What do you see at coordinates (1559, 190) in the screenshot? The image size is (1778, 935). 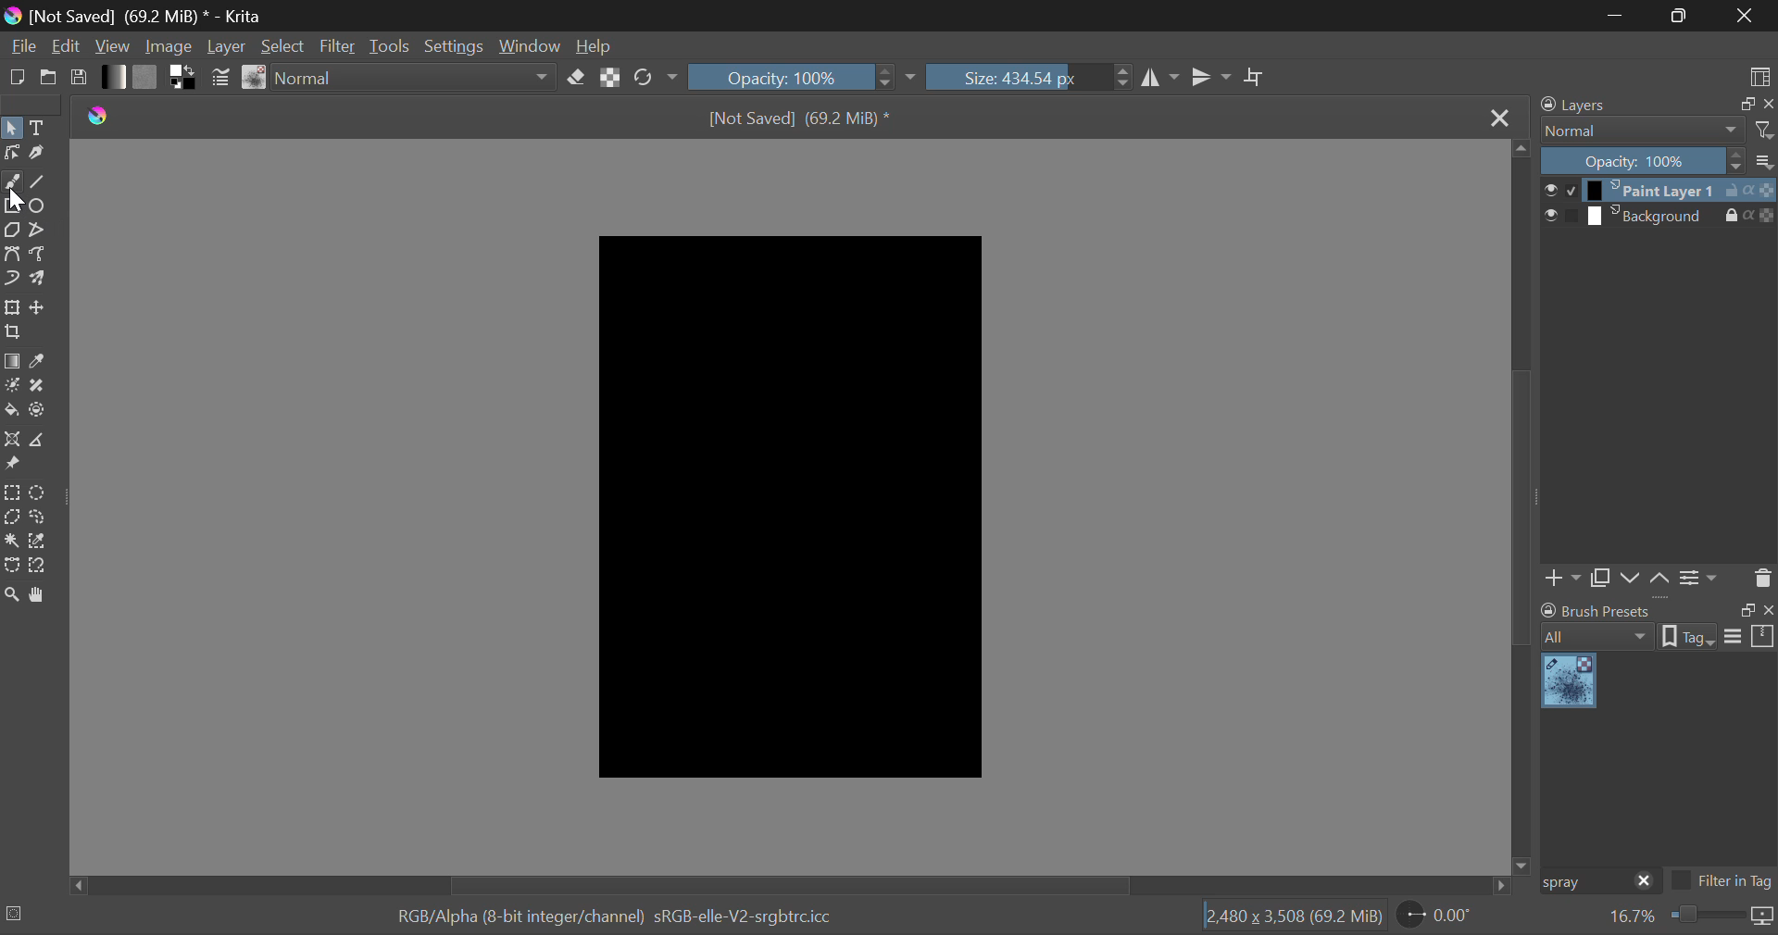 I see `checkbox` at bounding box center [1559, 190].